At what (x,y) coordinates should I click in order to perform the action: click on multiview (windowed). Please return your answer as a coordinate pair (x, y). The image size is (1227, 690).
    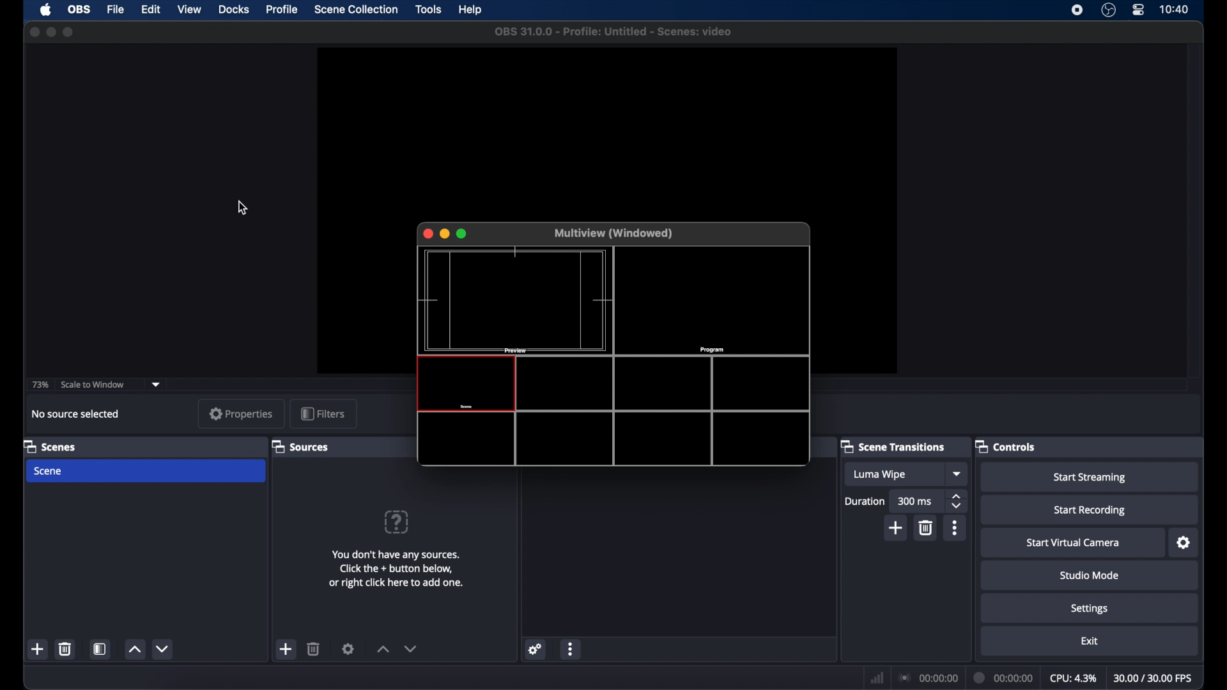
    Looking at the image, I should click on (615, 233).